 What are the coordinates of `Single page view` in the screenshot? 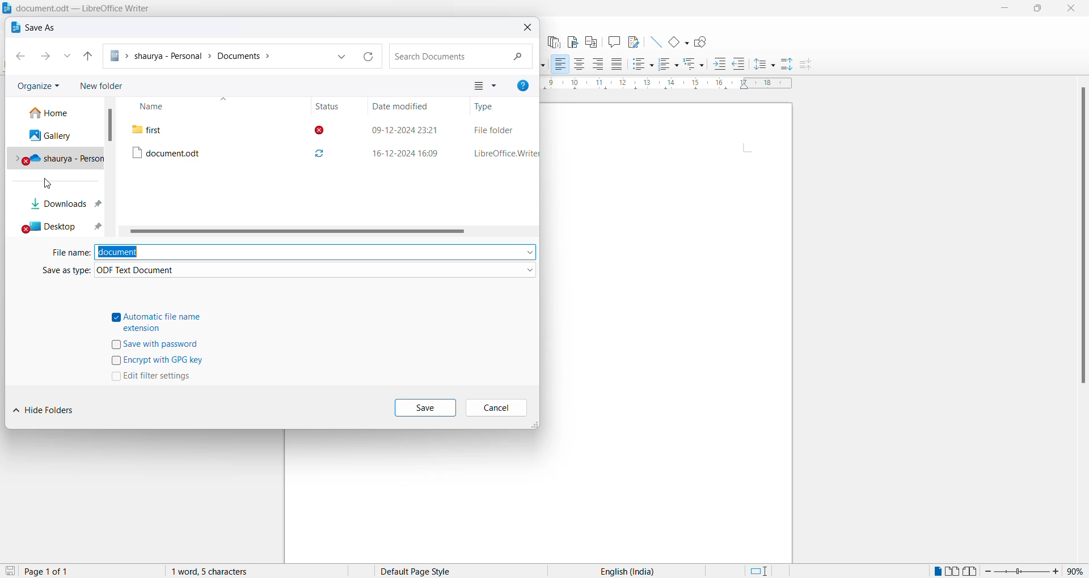 It's located at (936, 571).